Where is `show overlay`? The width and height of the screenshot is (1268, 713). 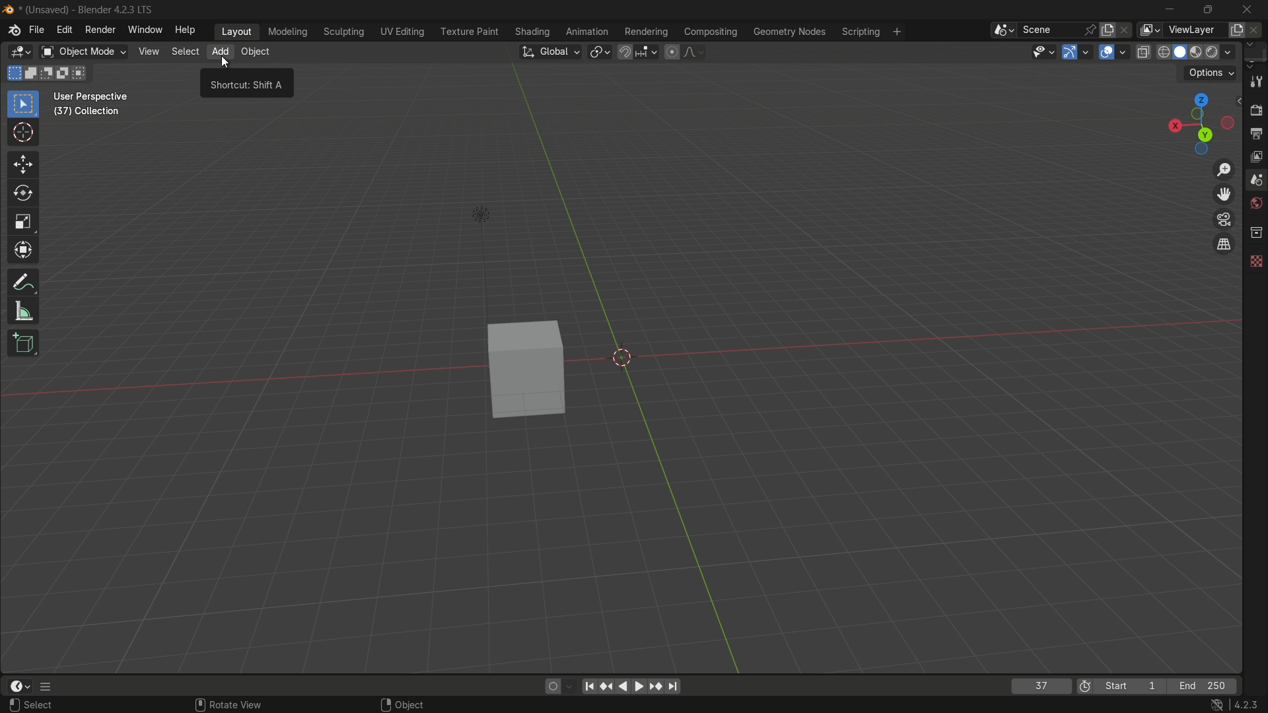
show overlay is located at coordinates (1107, 52).